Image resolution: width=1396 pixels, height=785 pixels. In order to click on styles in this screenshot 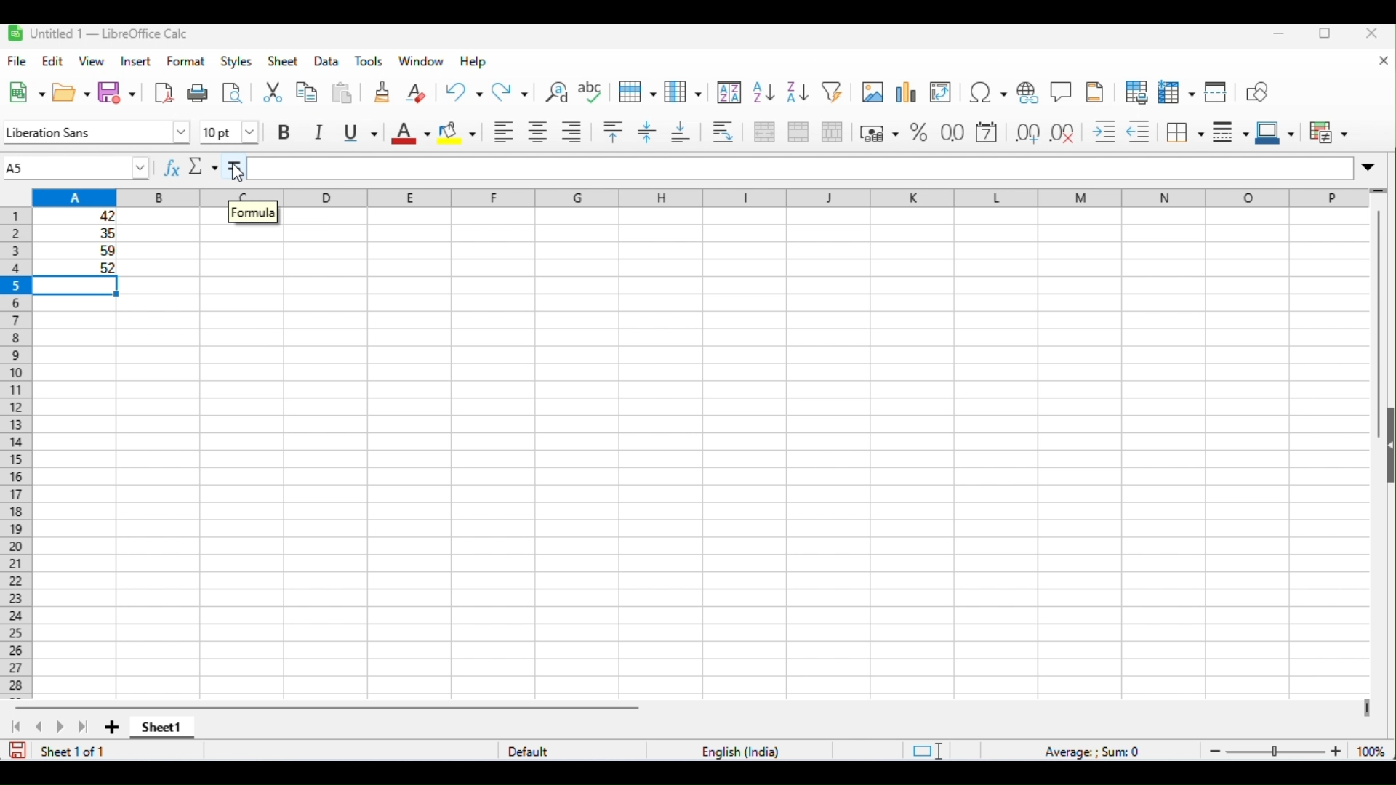, I will do `click(236, 62)`.